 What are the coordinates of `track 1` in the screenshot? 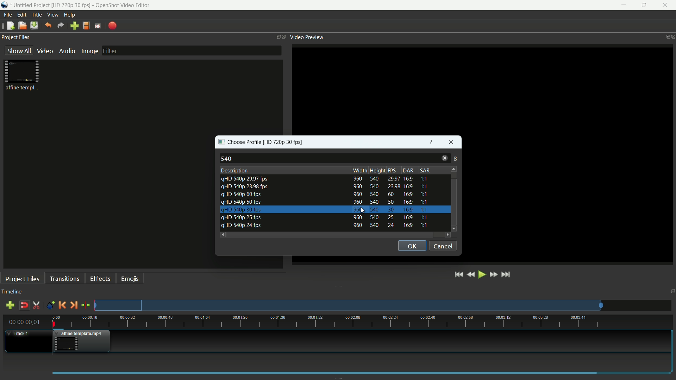 It's located at (20, 334).